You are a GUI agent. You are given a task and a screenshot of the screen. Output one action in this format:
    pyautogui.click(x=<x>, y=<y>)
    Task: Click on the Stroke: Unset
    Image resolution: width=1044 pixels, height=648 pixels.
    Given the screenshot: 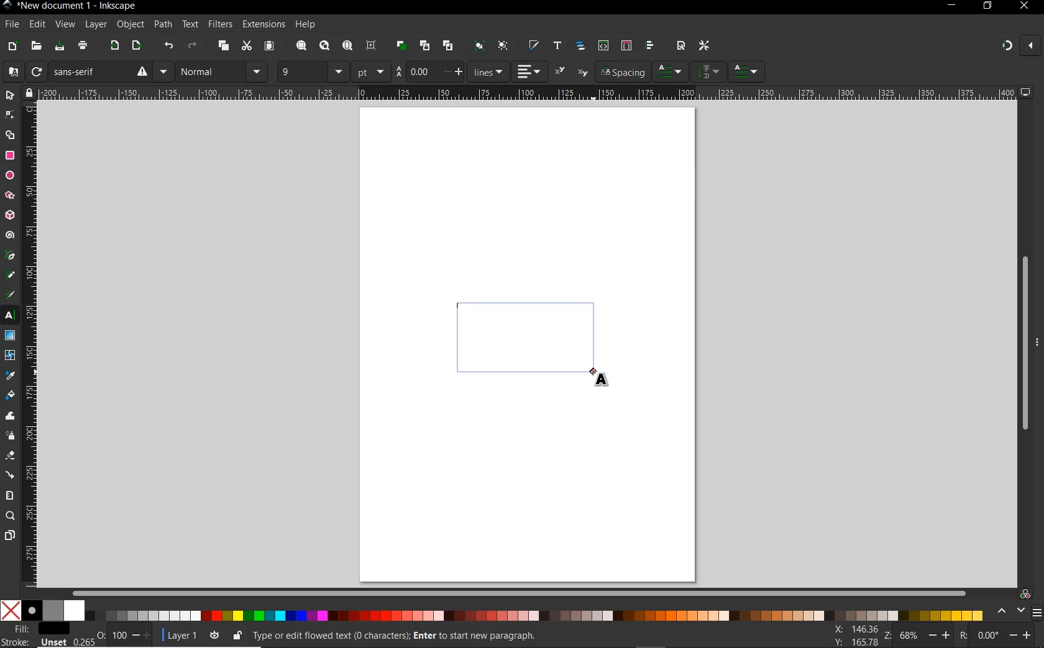 What is the action you would take?
    pyautogui.click(x=34, y=642)
    